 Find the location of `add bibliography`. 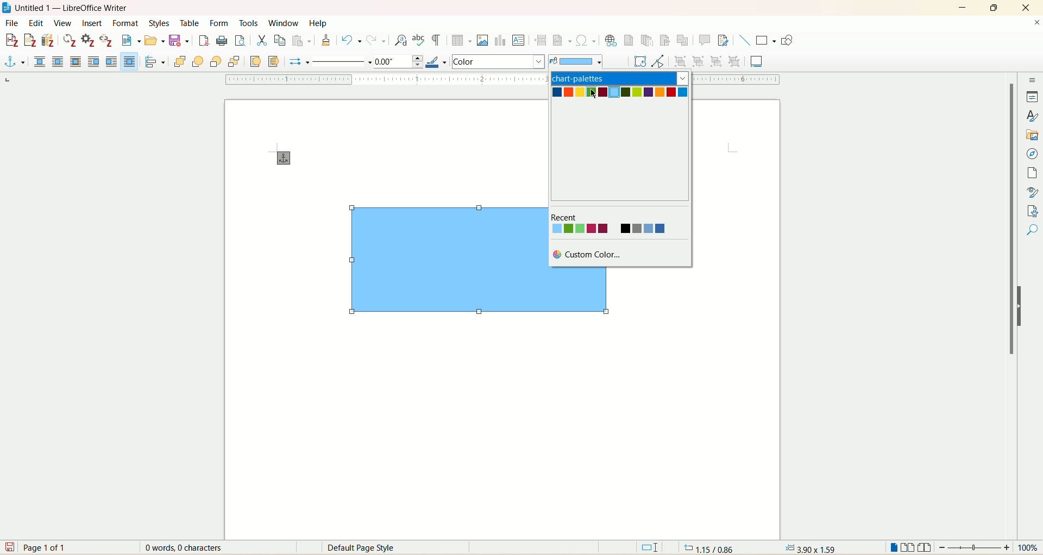

add bibliography is located at coordinates (48, 41).